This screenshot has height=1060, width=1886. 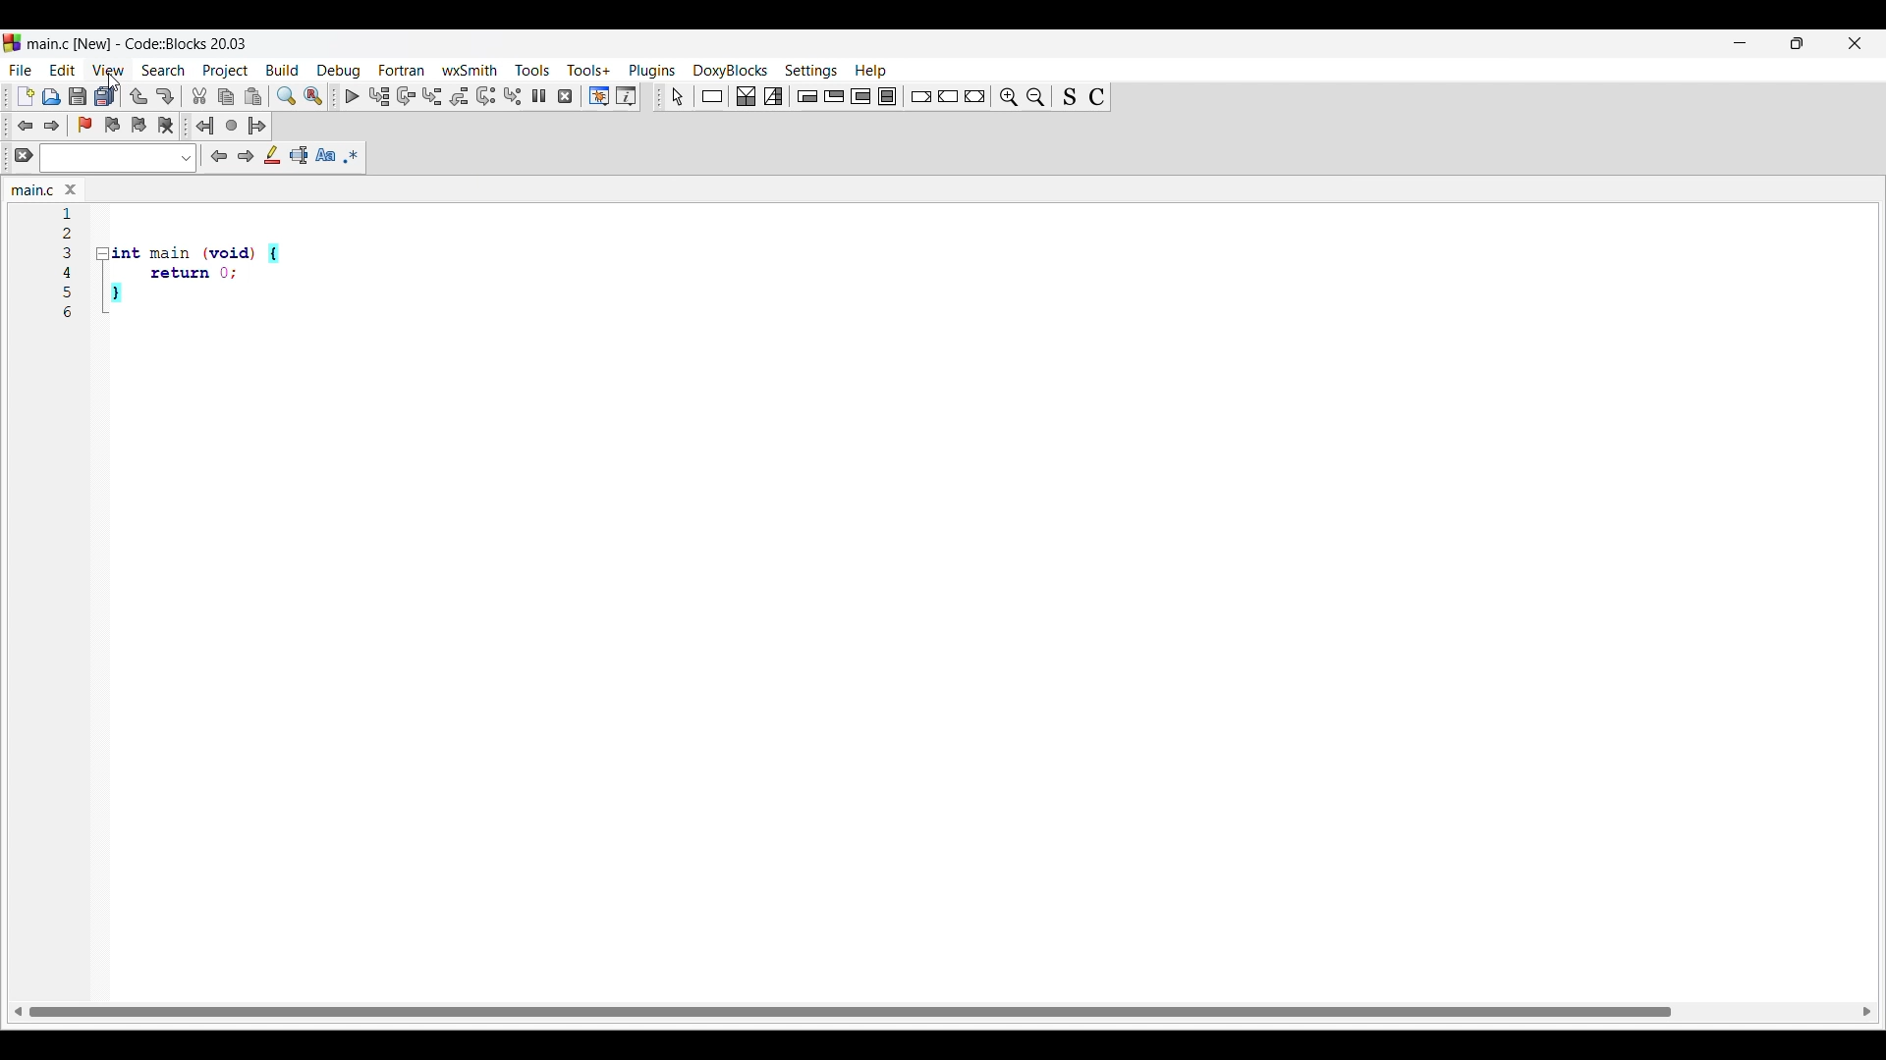 What do you see at coordinates (470, 71) in the screenshot?
I see `wxSmith menu` at bounding box center [470, 71].